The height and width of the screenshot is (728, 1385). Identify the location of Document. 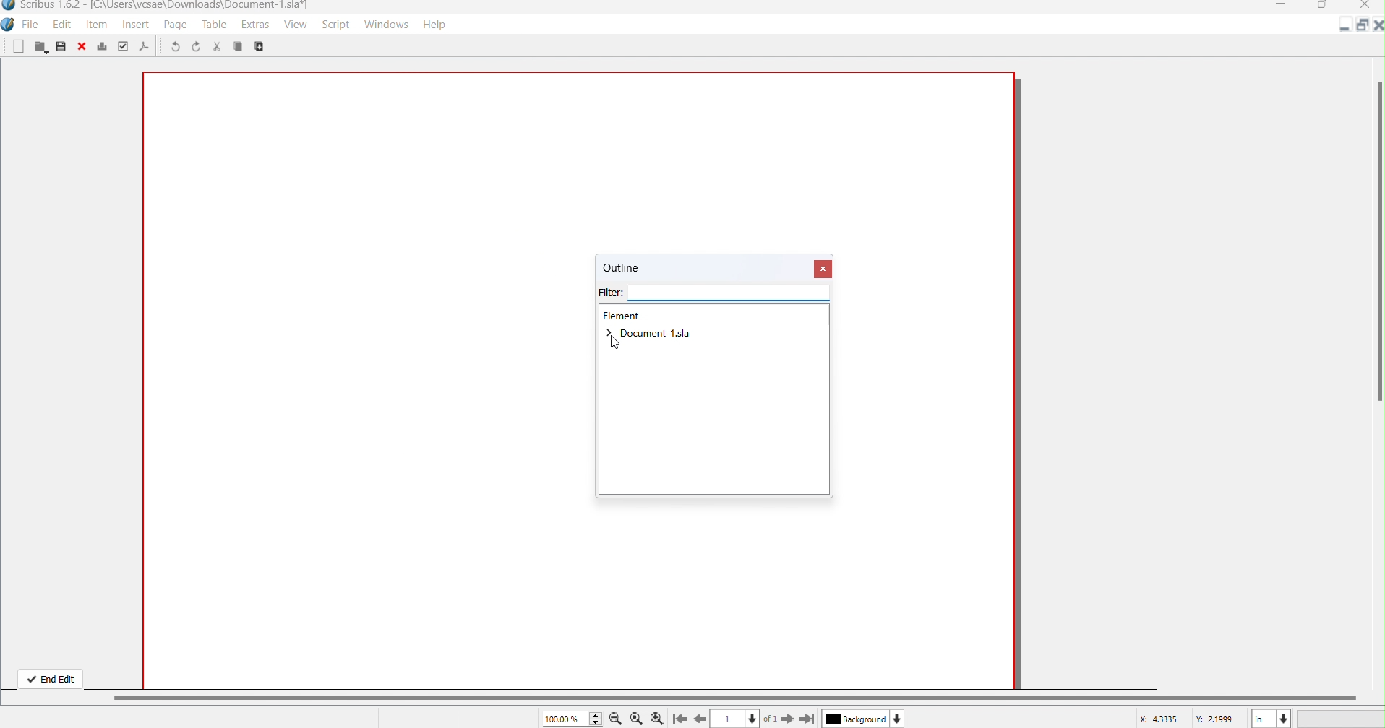
(649, 334).